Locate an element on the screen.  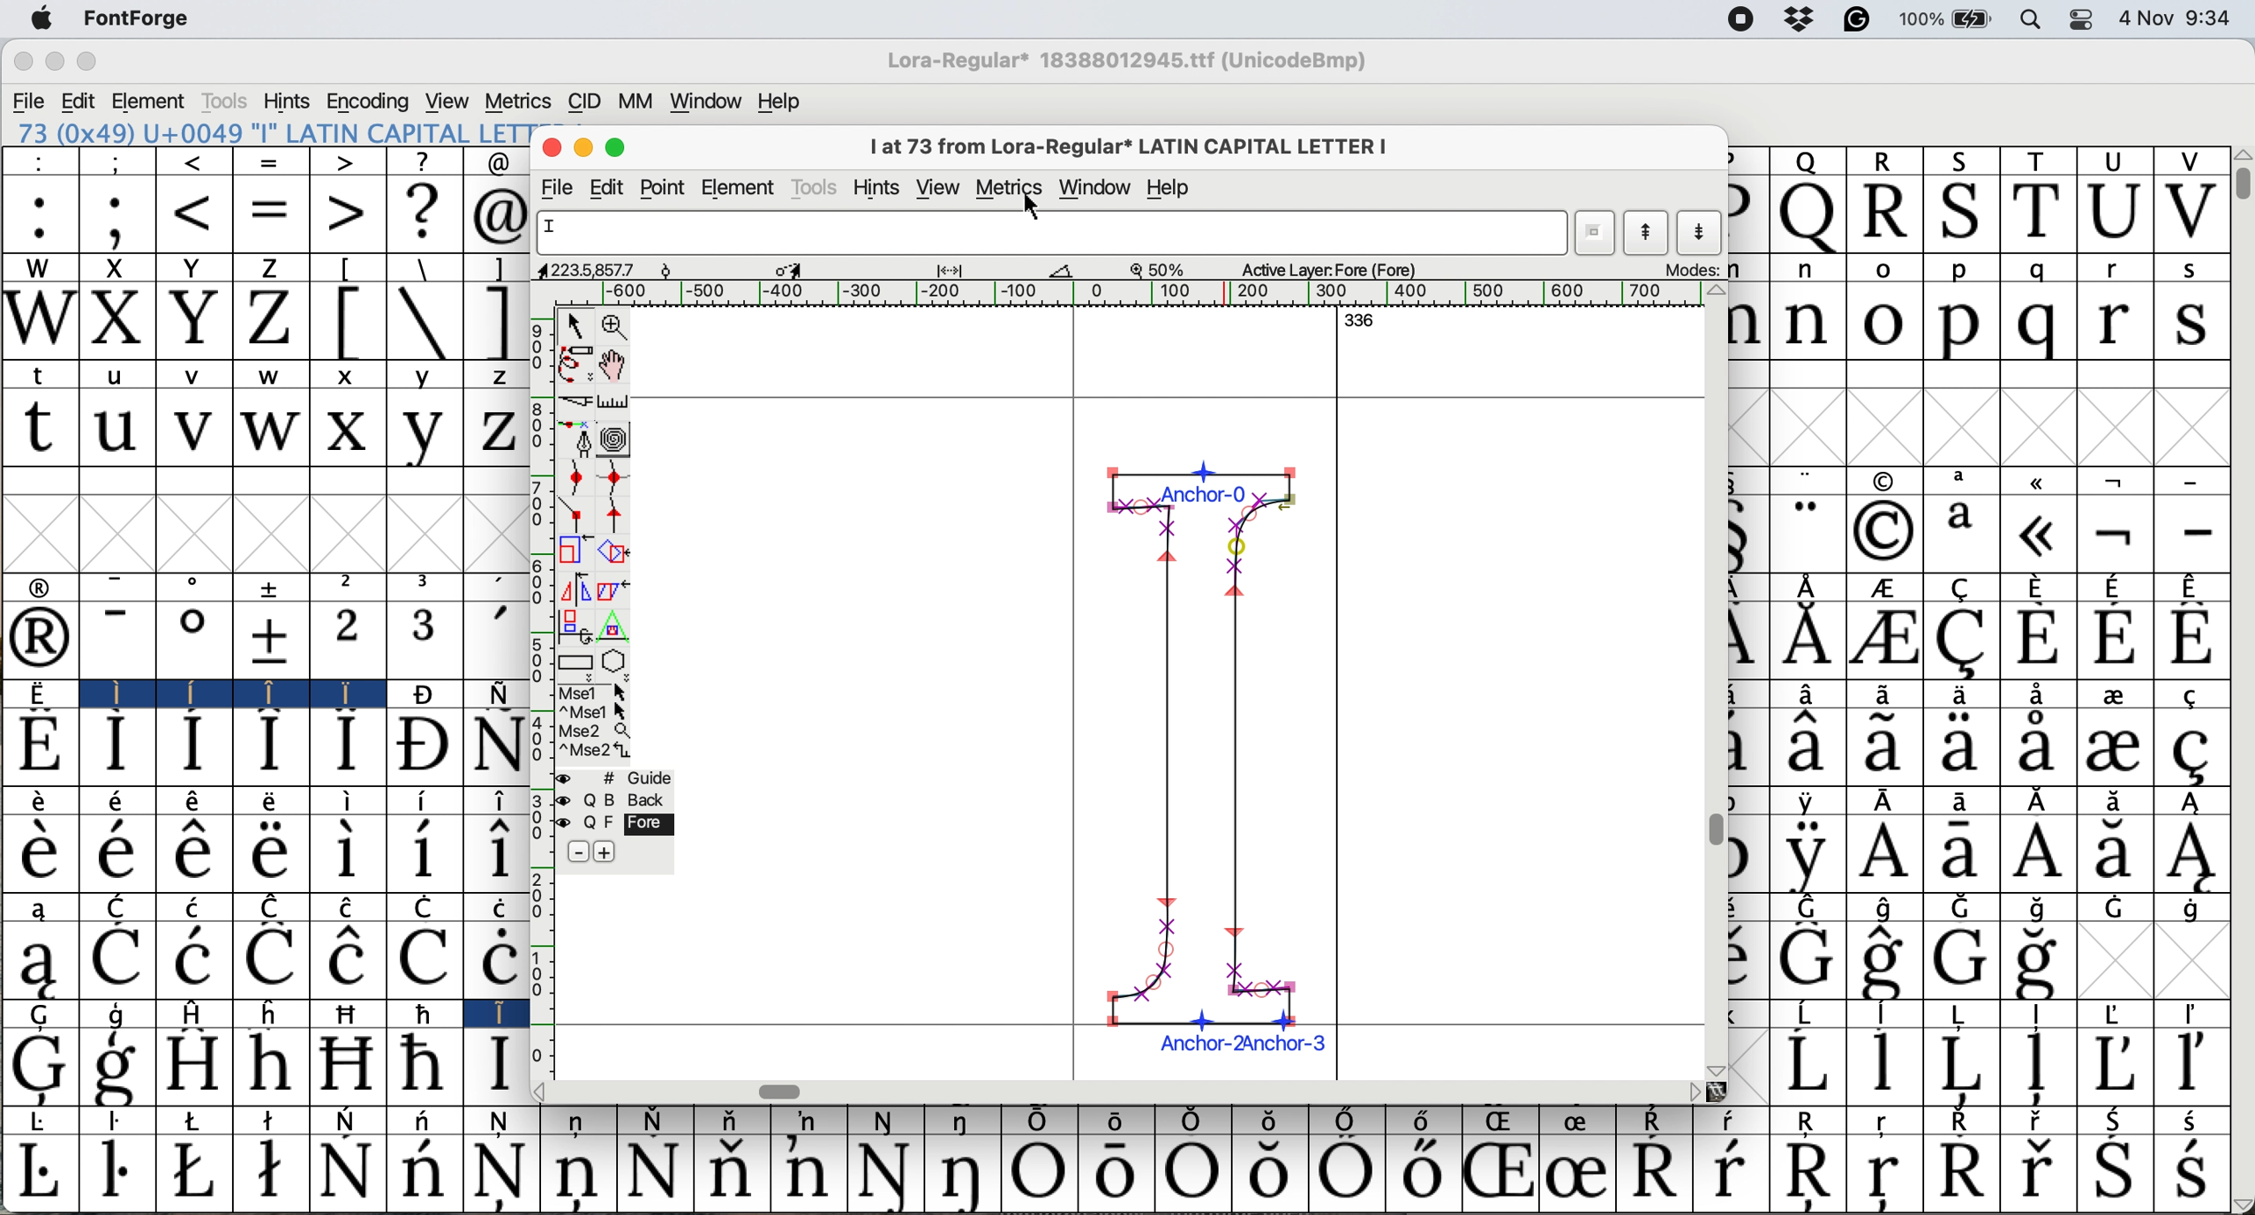
Symbol is located at coordinates (1115, 1120).